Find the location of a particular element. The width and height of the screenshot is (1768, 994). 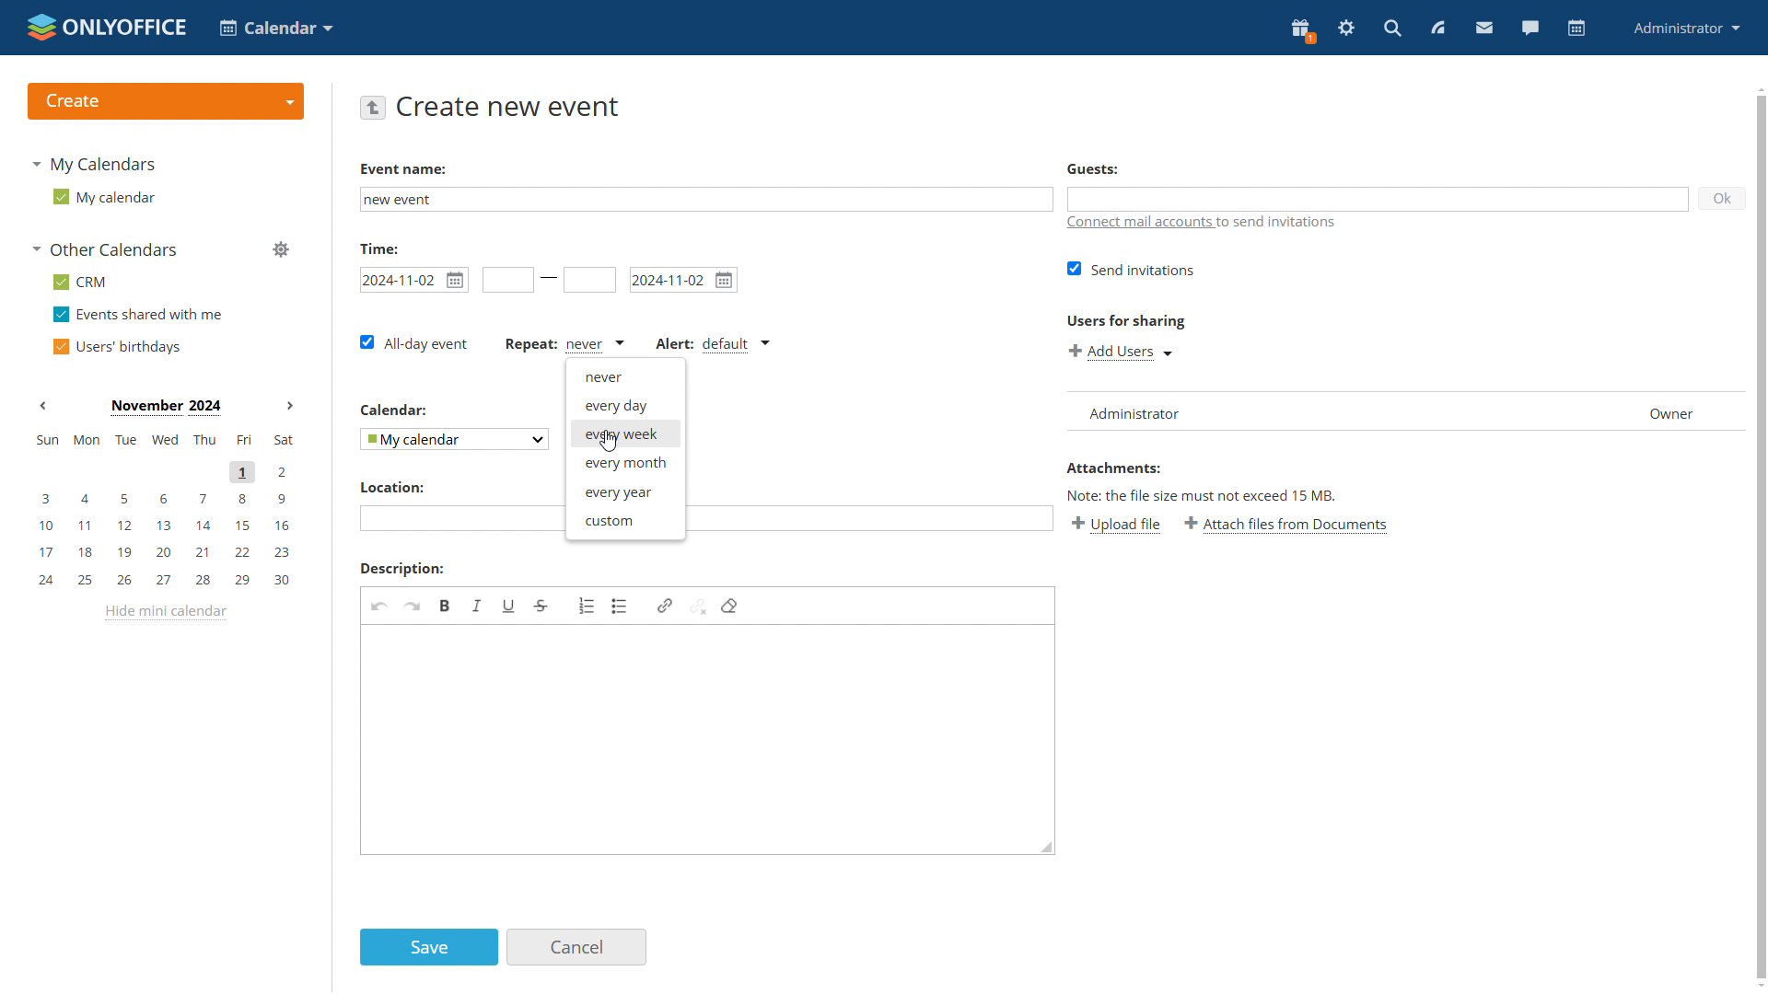

Location is located at coordinates (391, 488).